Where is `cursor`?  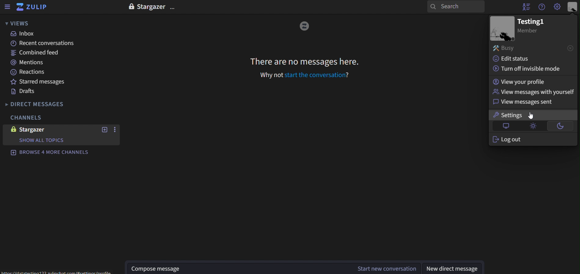 cursor is located at coordinates (531, 115).